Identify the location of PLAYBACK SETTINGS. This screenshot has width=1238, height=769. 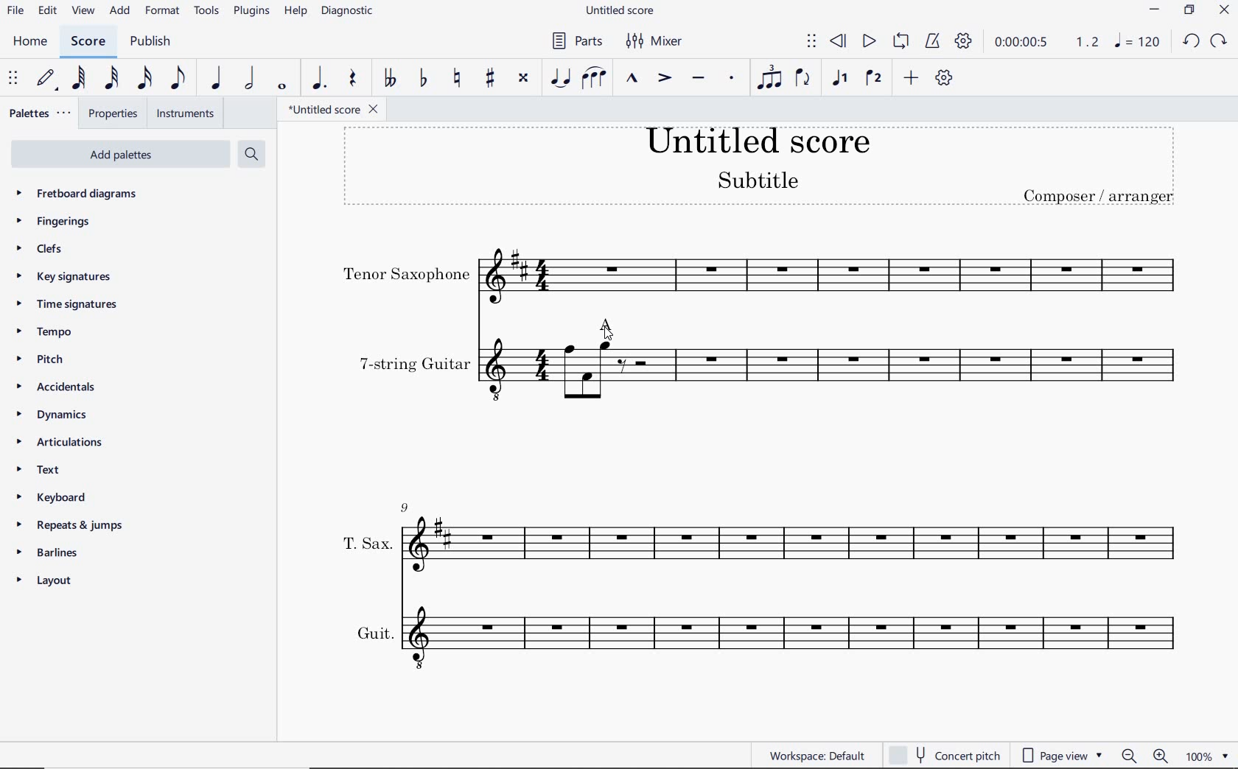
(966, 42).